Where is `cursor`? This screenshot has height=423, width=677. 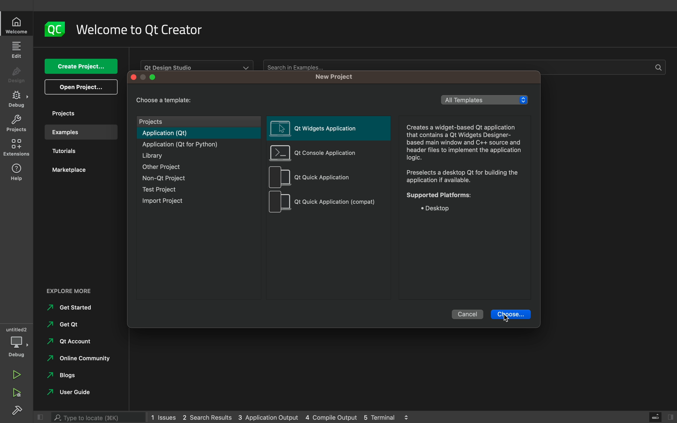 cursor is located at coordinates (504, 319).